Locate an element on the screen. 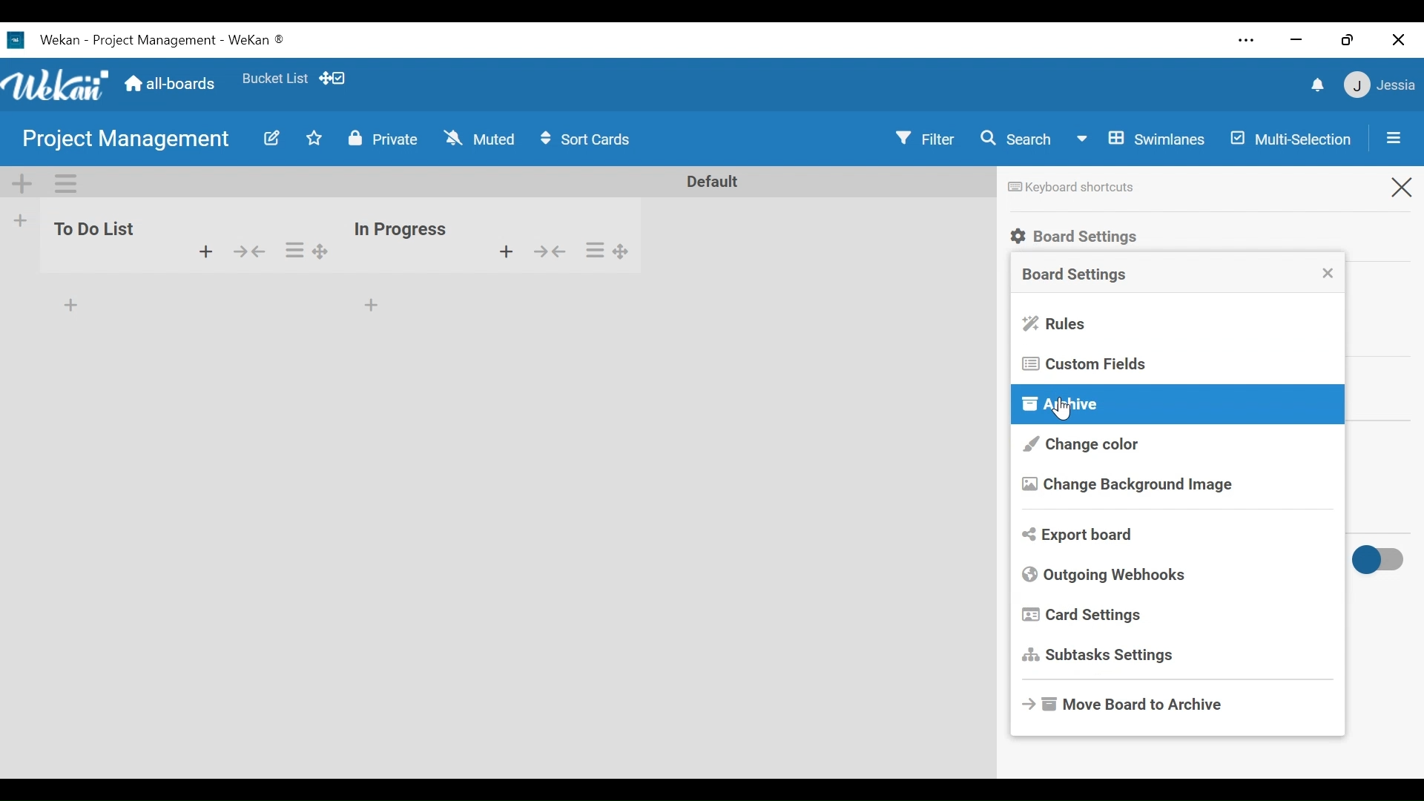  add is located at coordinates (204, 254).